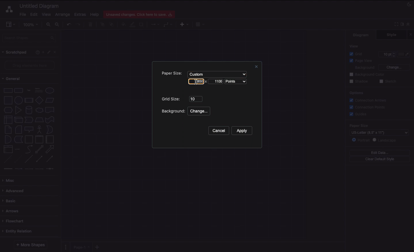 The width and height of the screenshot is (414, 252). I want to click on Dashed line, so click(7, 160).